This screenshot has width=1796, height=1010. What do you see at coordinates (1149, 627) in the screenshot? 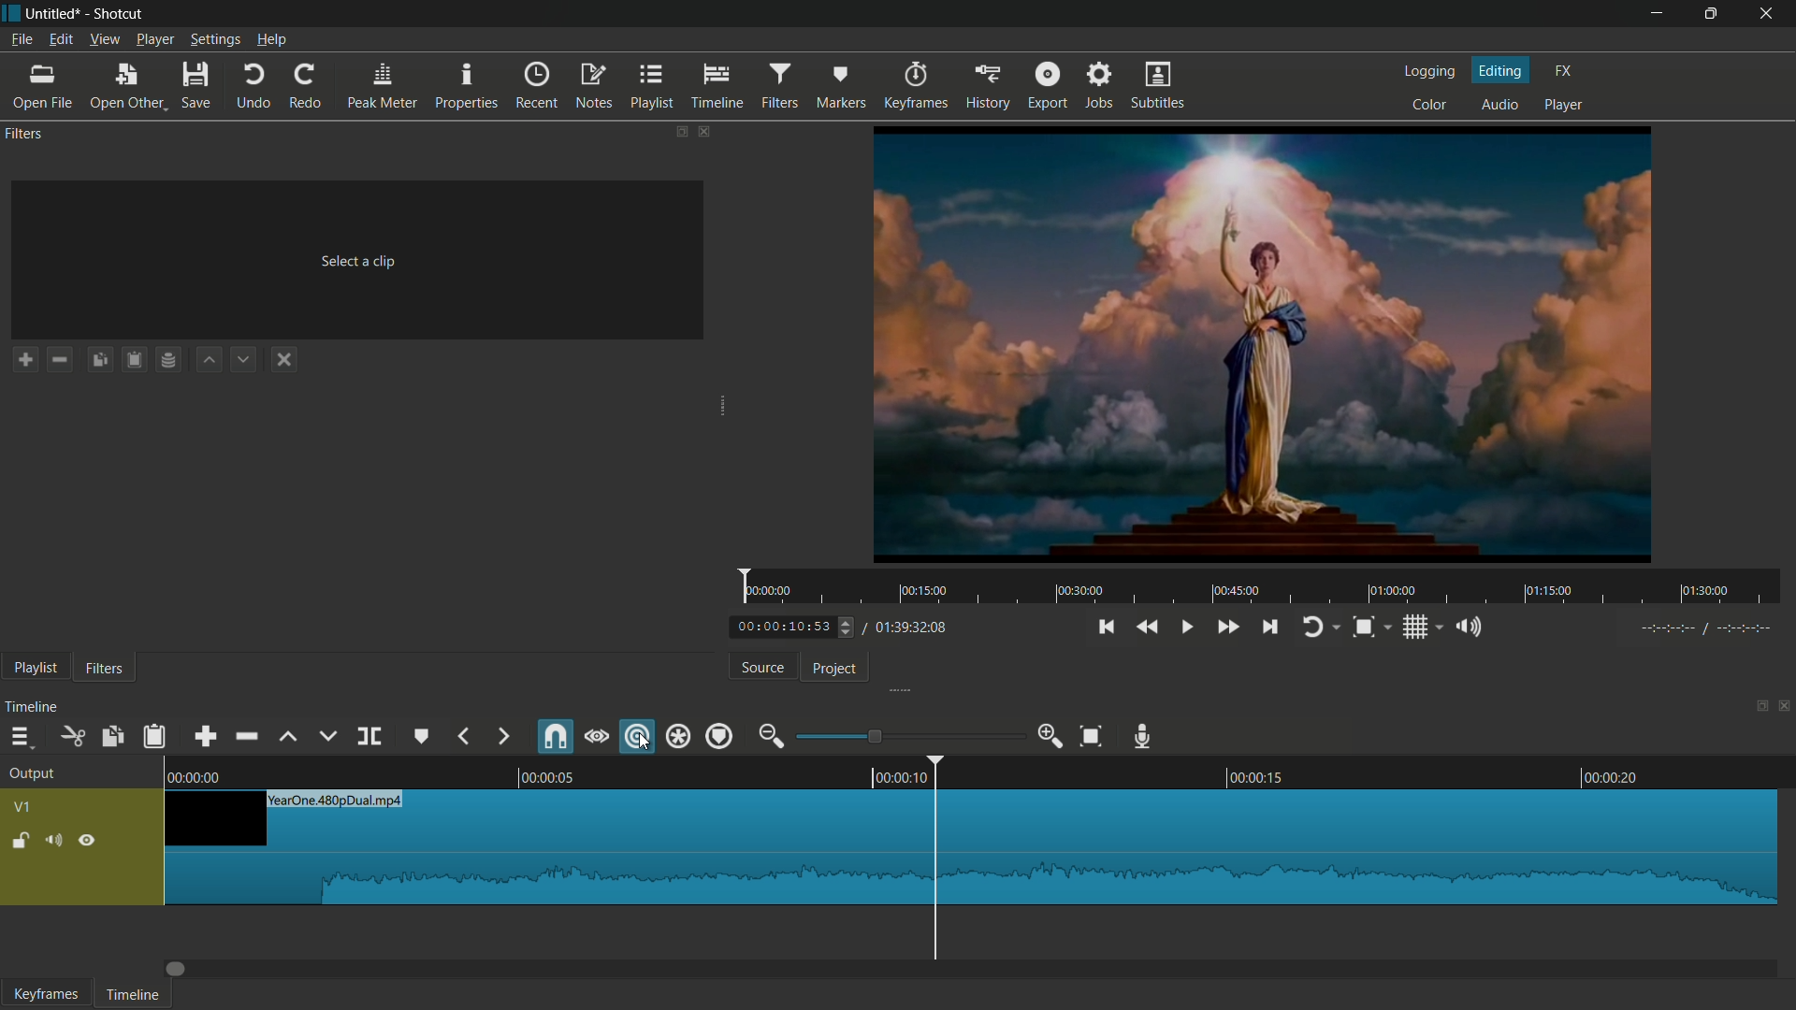
I see `quickly play backward` at bounding box center [1149, 627].